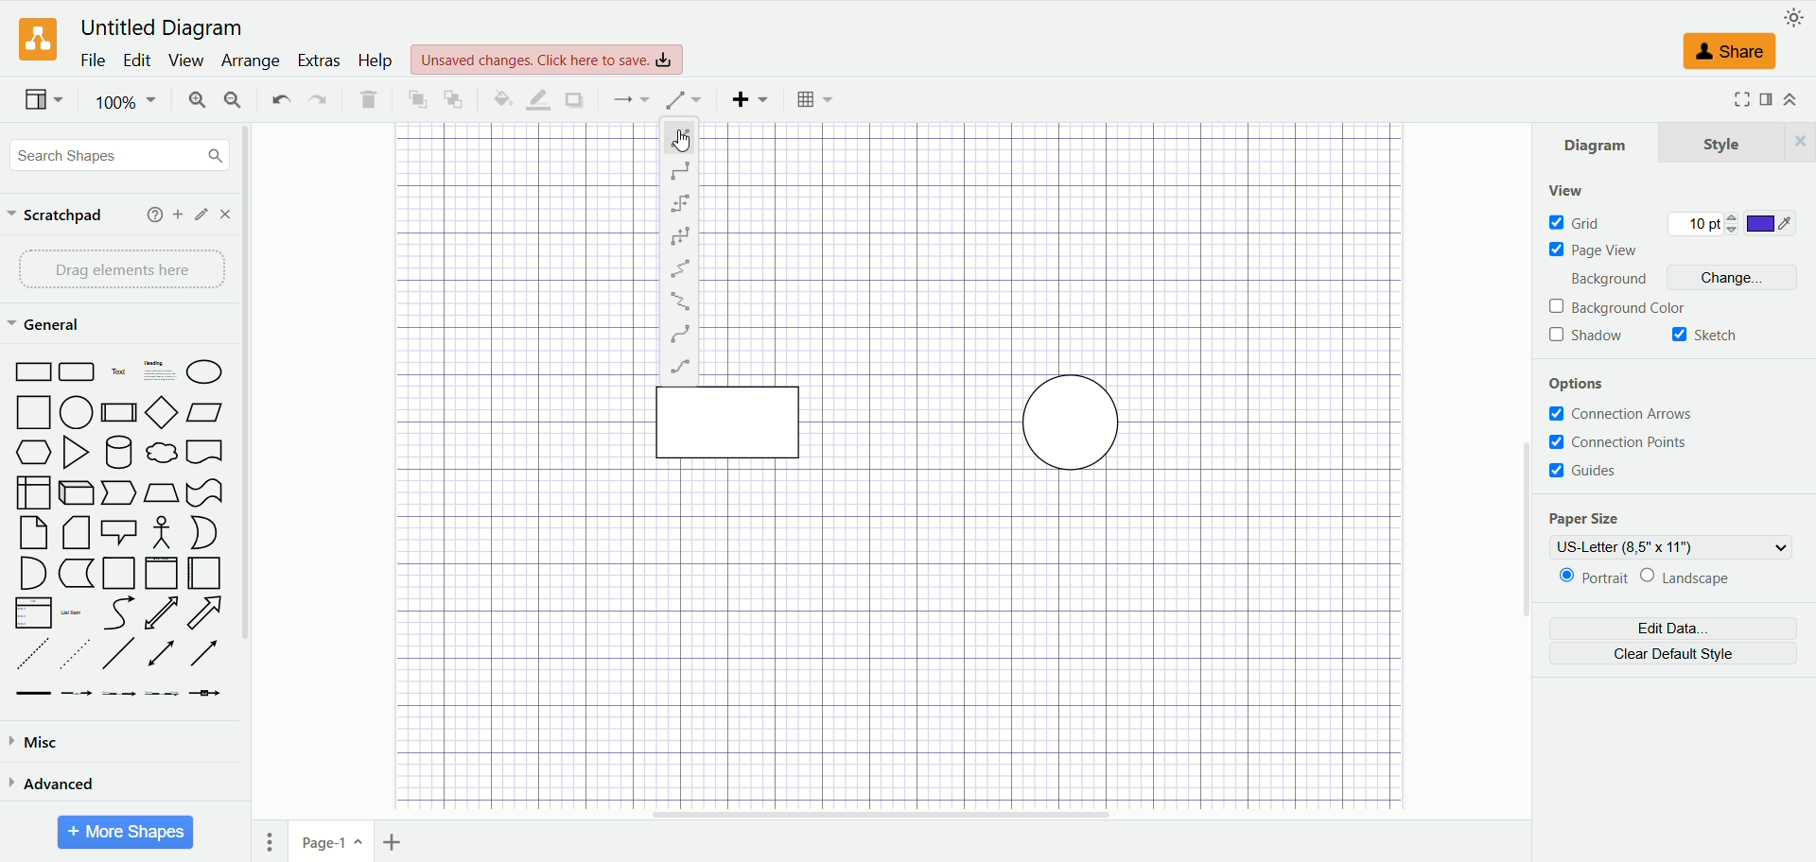 The height and width of the screenshot is (862, 1816). What do you see at coordinates (204, 533) in the screenshot?
I see `Circle Segment` at bounding box center [204, 533].